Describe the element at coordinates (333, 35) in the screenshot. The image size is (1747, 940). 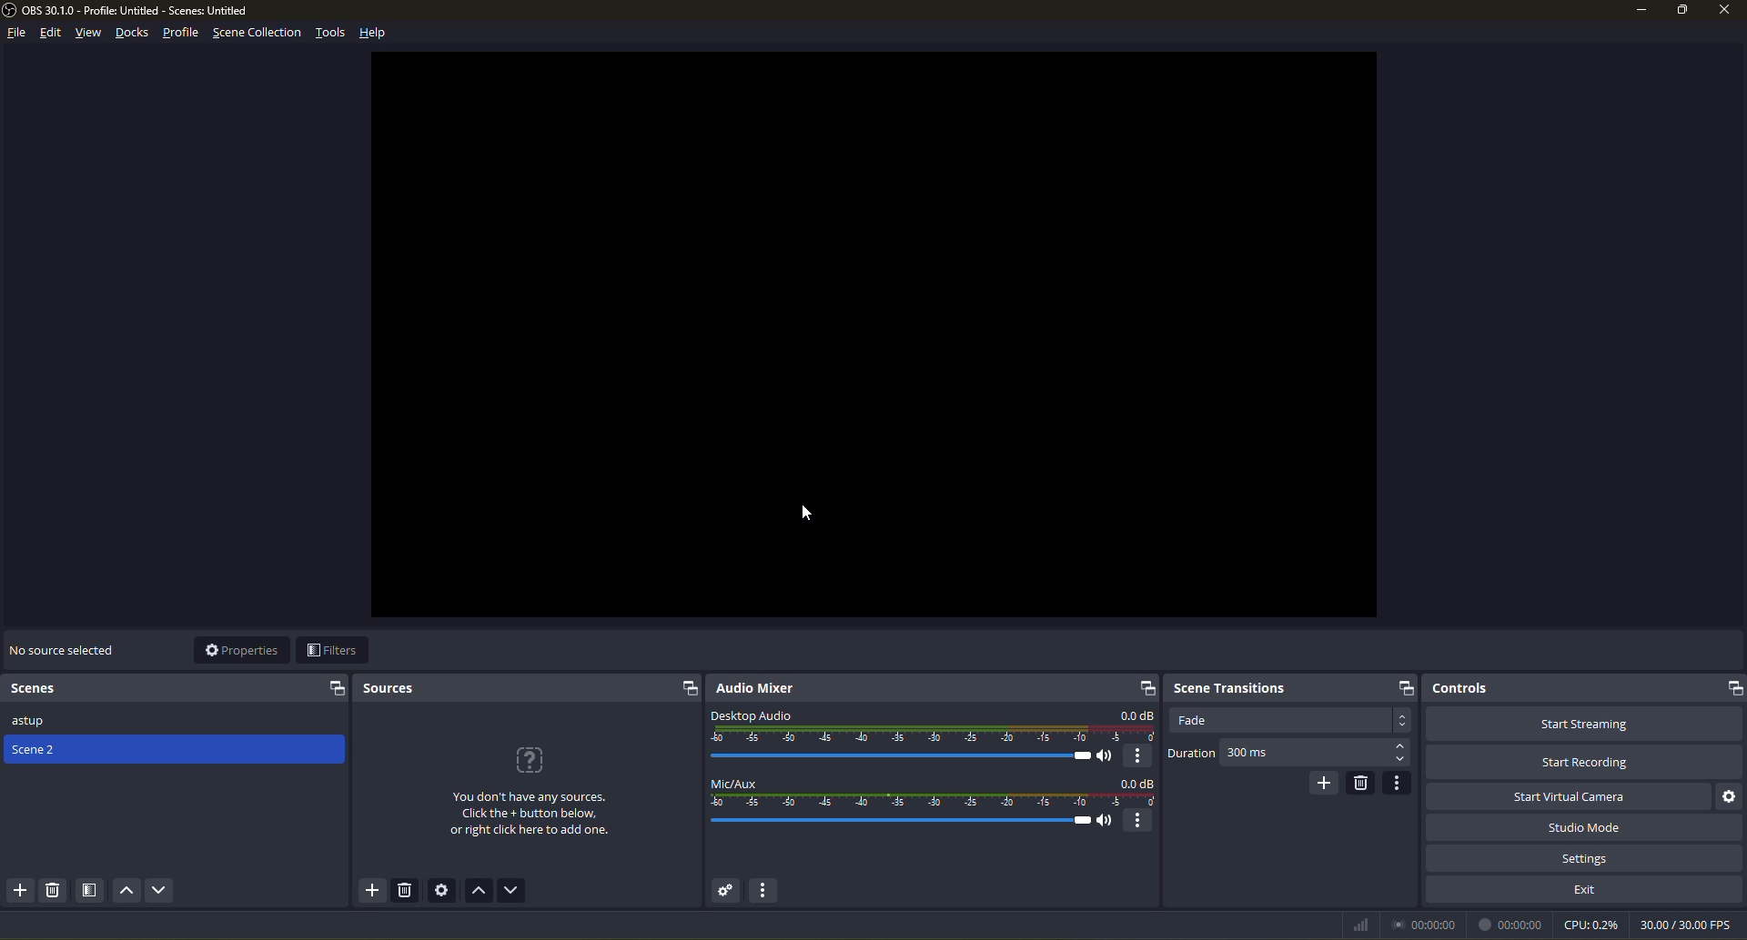
I see `tools` at that location.